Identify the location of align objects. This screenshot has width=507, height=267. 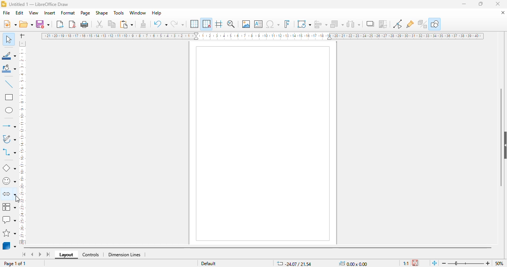
(321, 24).